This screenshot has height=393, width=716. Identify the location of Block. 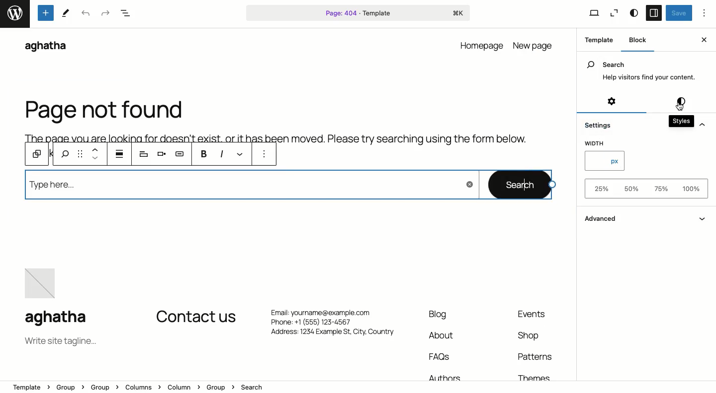
(38, 153).